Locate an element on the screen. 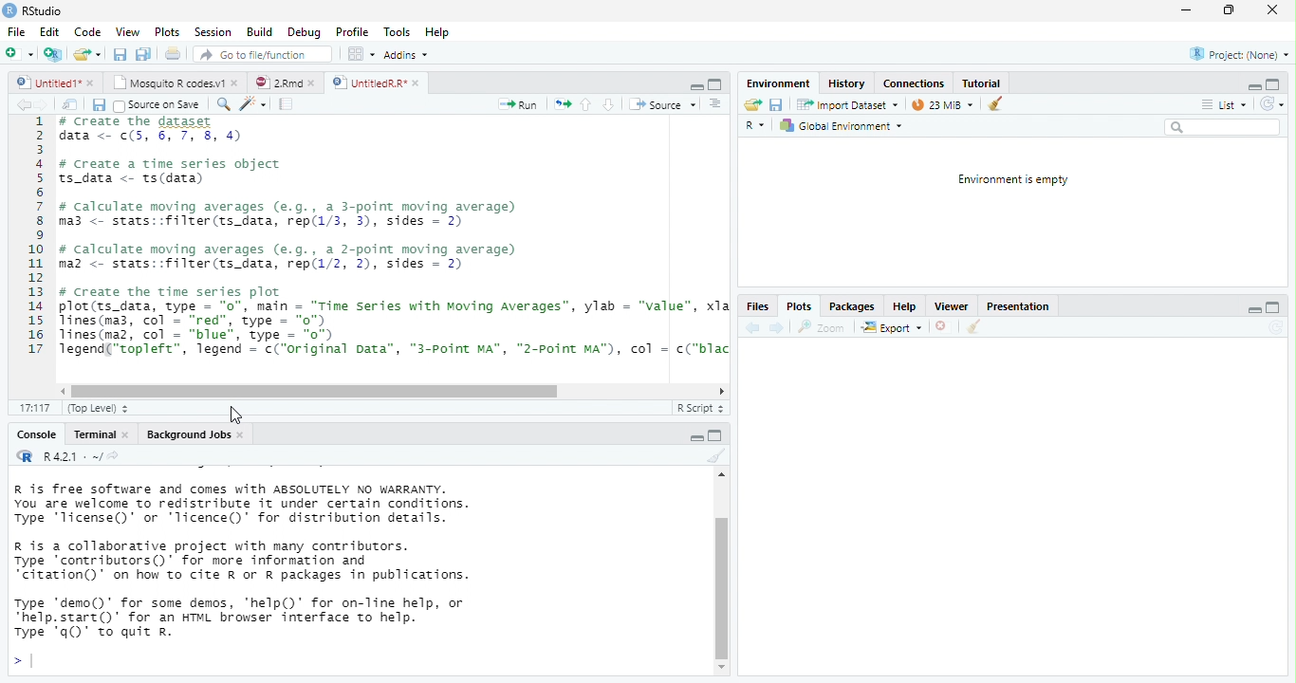  minimize is located at coordinates (1255, 312).